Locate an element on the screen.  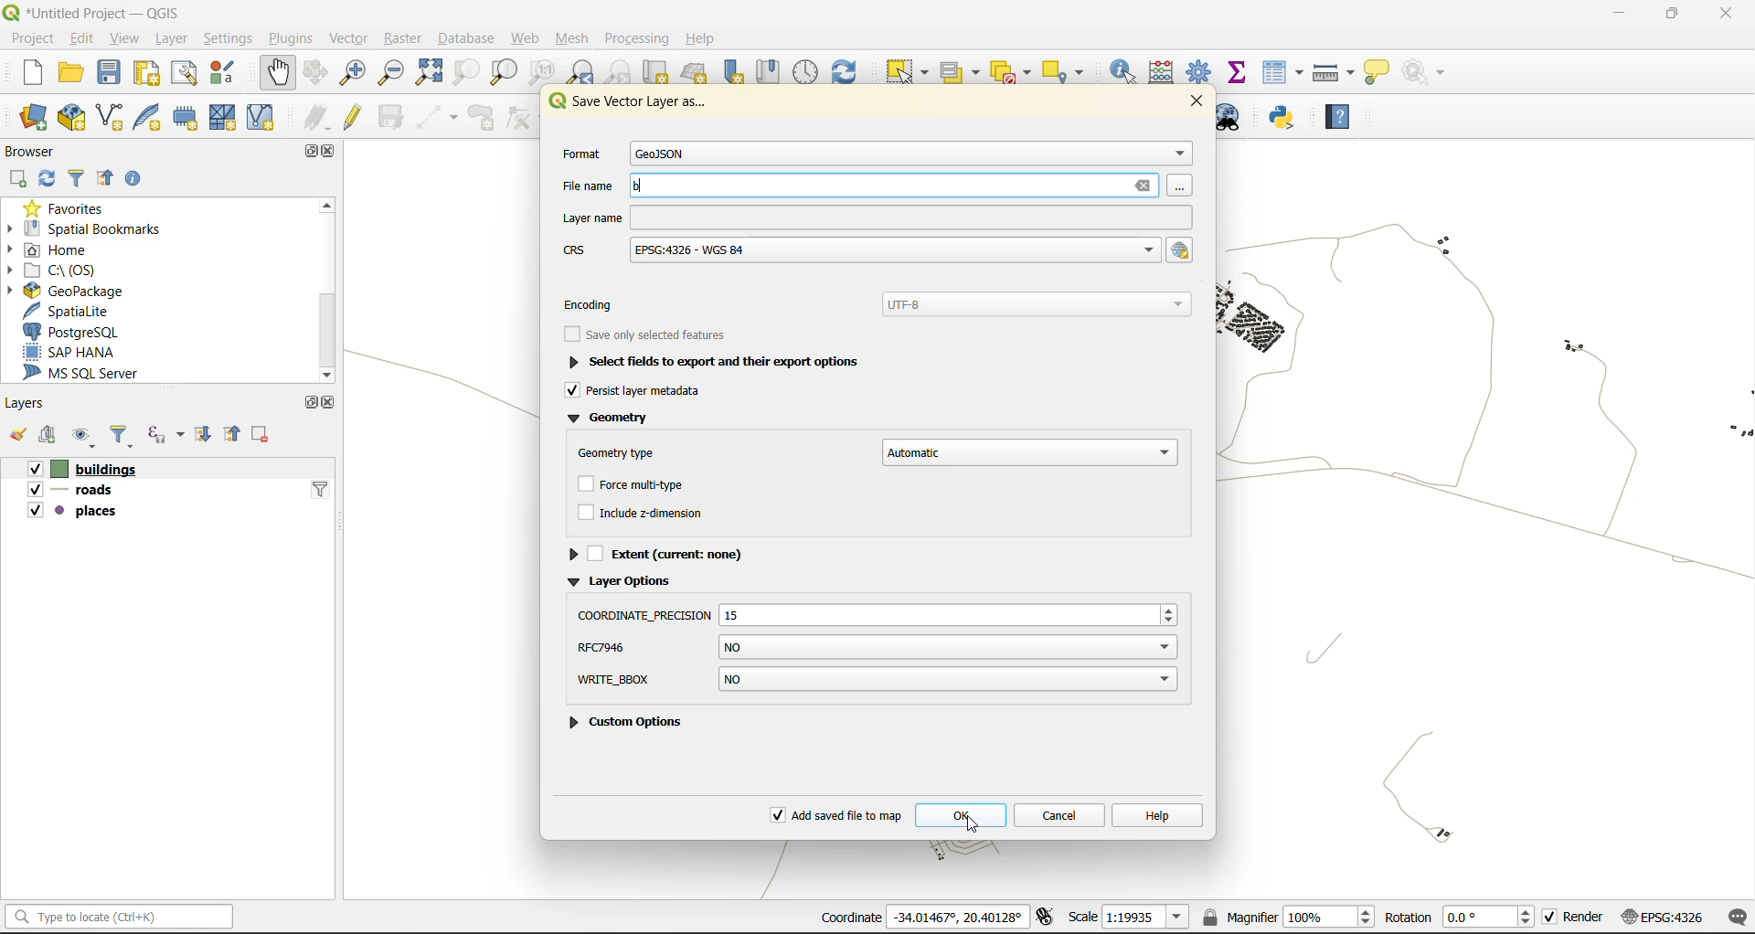
add polygon is located at coordinates (484, 118).